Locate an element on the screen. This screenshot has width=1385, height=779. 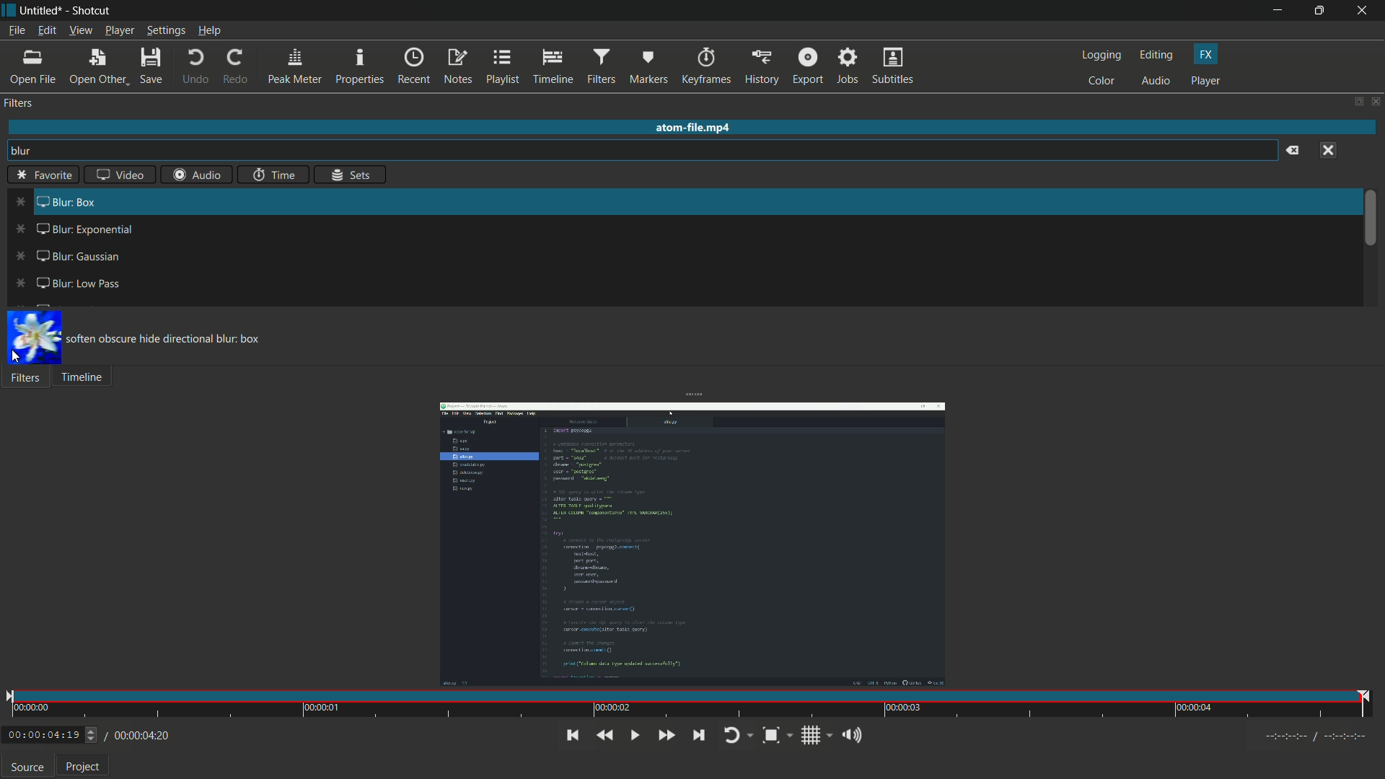
atom-file.mp4 (file name) is located at coordinates (693, 126).